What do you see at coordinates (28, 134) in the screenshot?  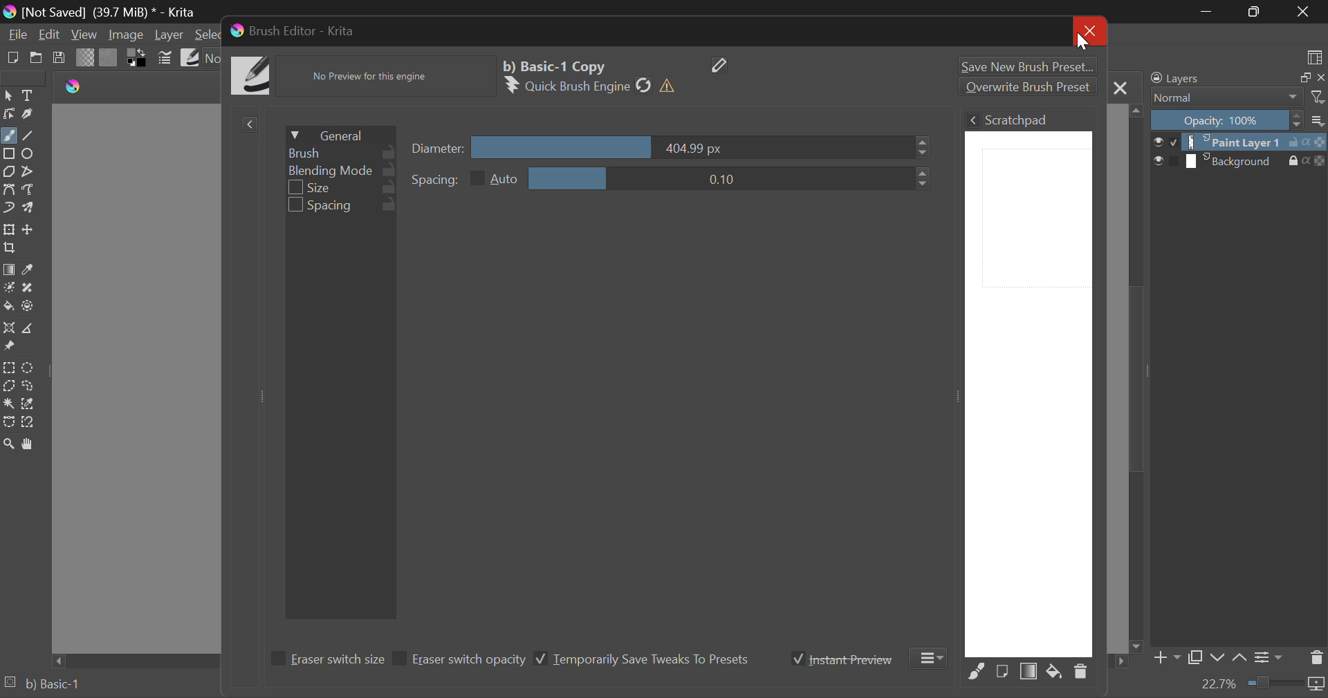 I see `Line` at bounding box center [28, 134].